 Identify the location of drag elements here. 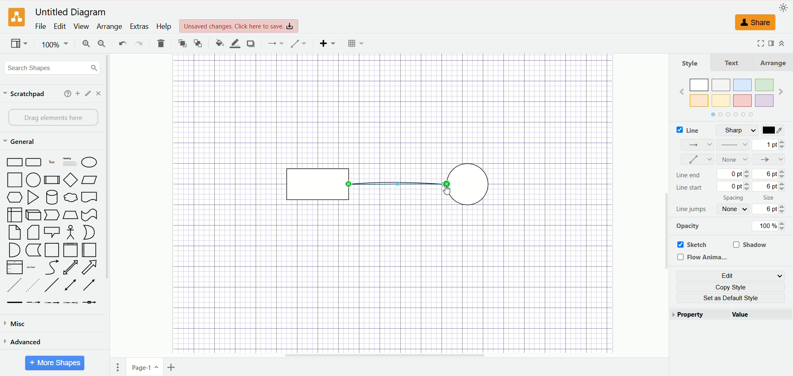
(53, 117).